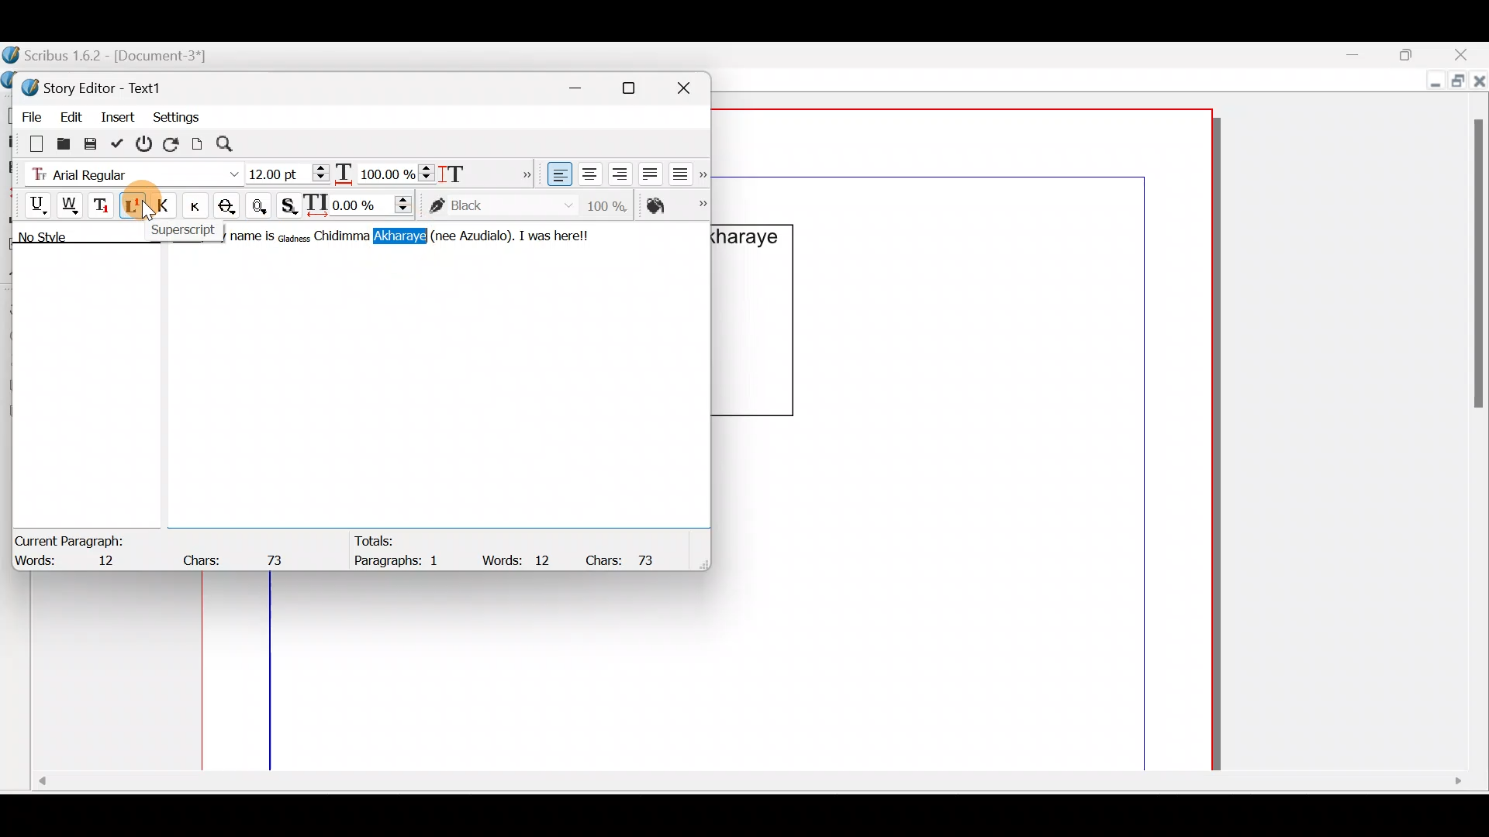  I want to click on Minimize, so click(1364, 55).